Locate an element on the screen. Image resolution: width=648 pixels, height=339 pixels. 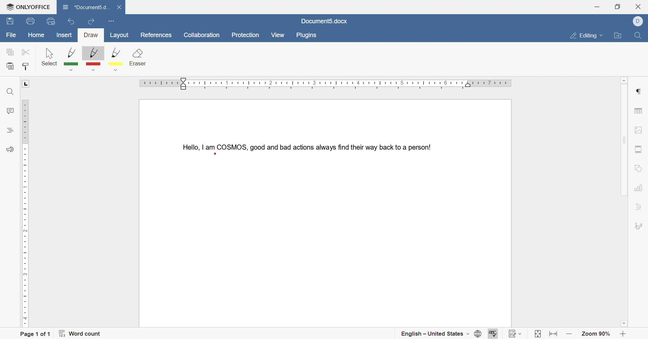
track changes is located at coordinates (516, 332).